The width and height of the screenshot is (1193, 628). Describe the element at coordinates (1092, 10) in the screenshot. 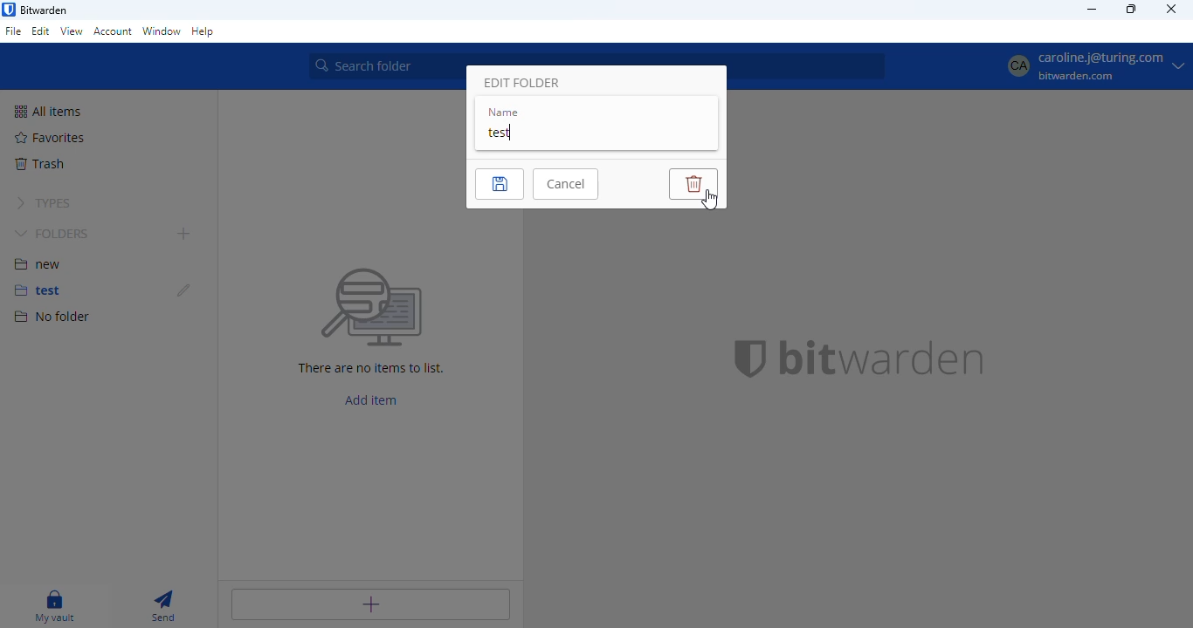

I see `minimize` at that location.